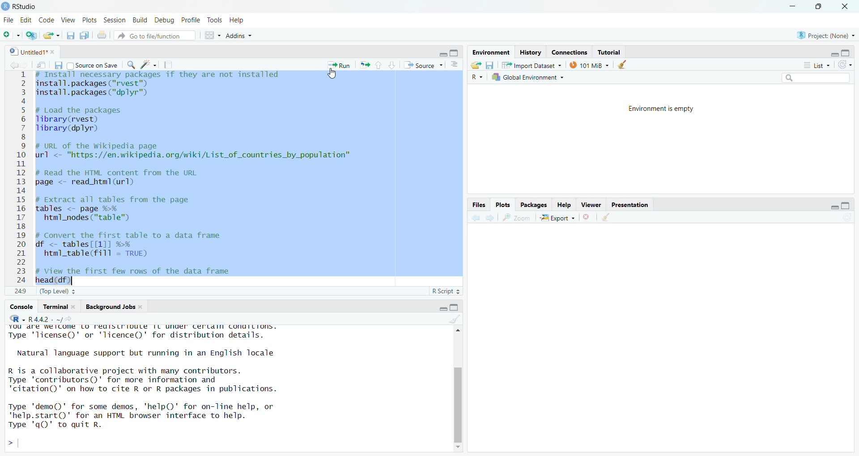 The image size is (859, 456). I want to click on Global Environment, so click(528, 77).